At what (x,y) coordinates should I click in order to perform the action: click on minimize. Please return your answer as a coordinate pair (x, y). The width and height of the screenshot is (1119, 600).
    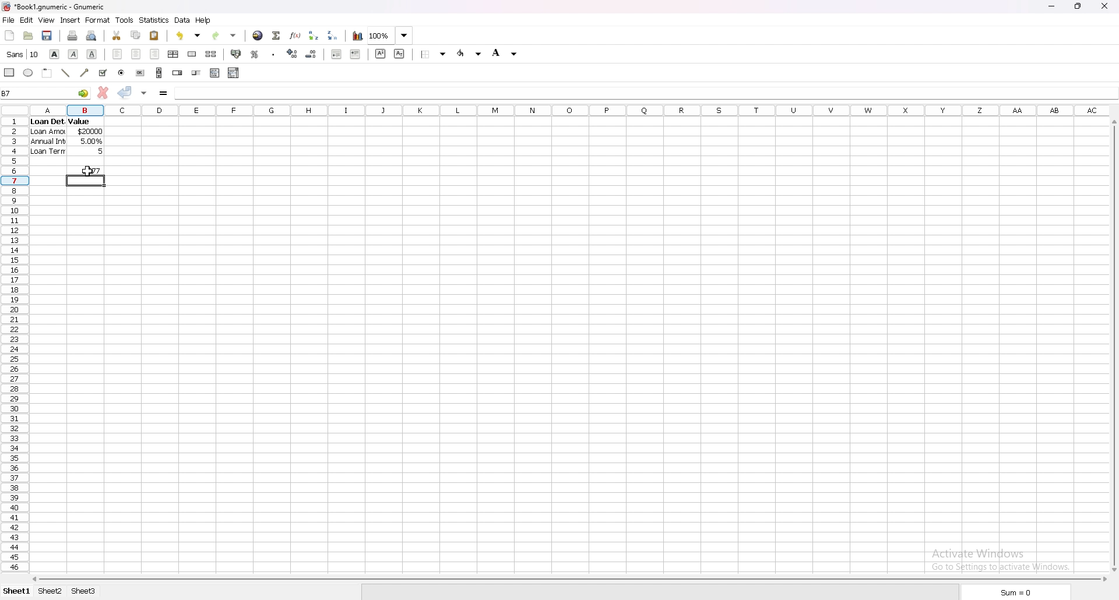
    Looking at the image, I should click on (1052, 6).